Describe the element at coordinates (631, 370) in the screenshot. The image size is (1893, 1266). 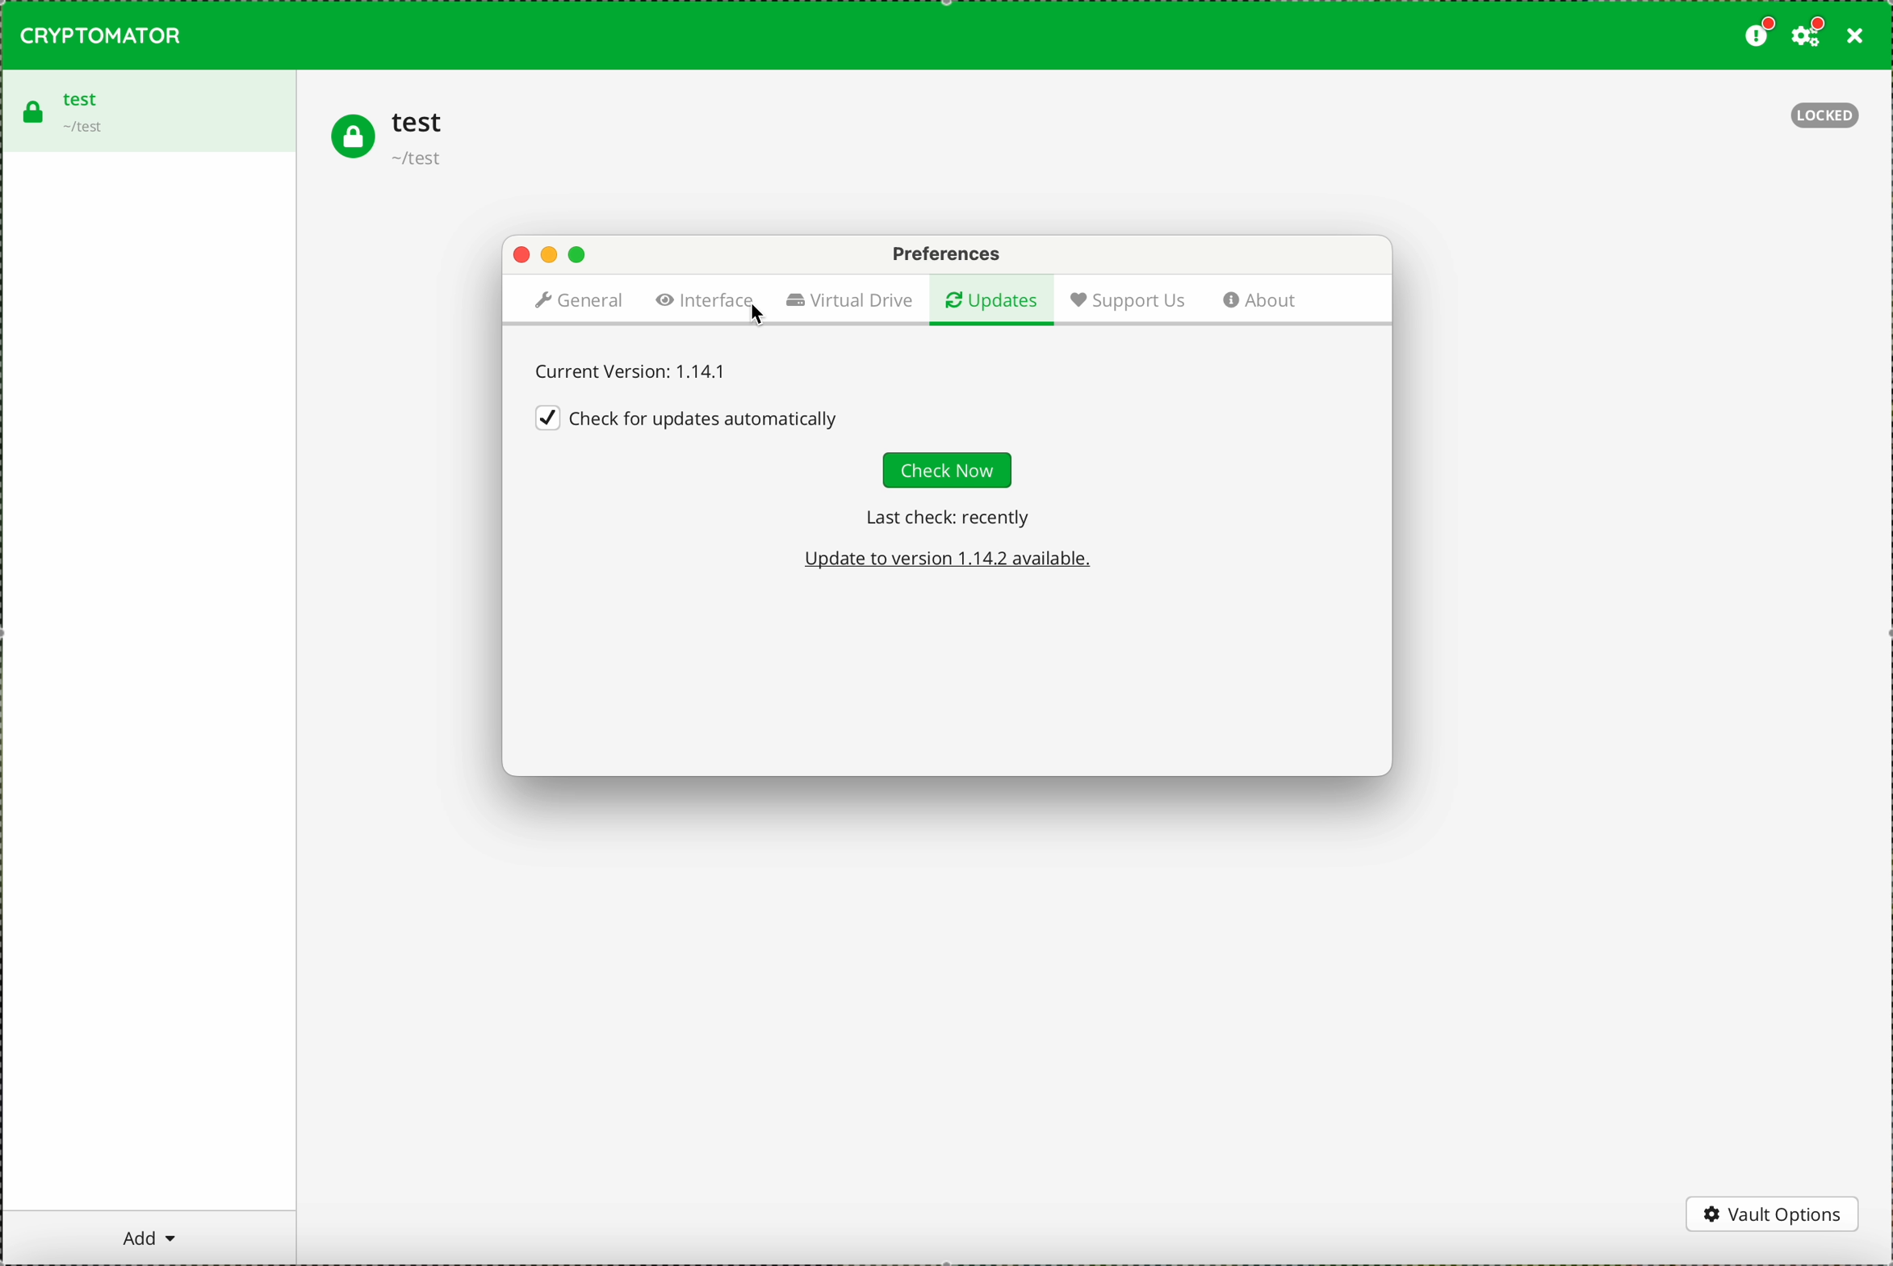
I see `current version` at that location.